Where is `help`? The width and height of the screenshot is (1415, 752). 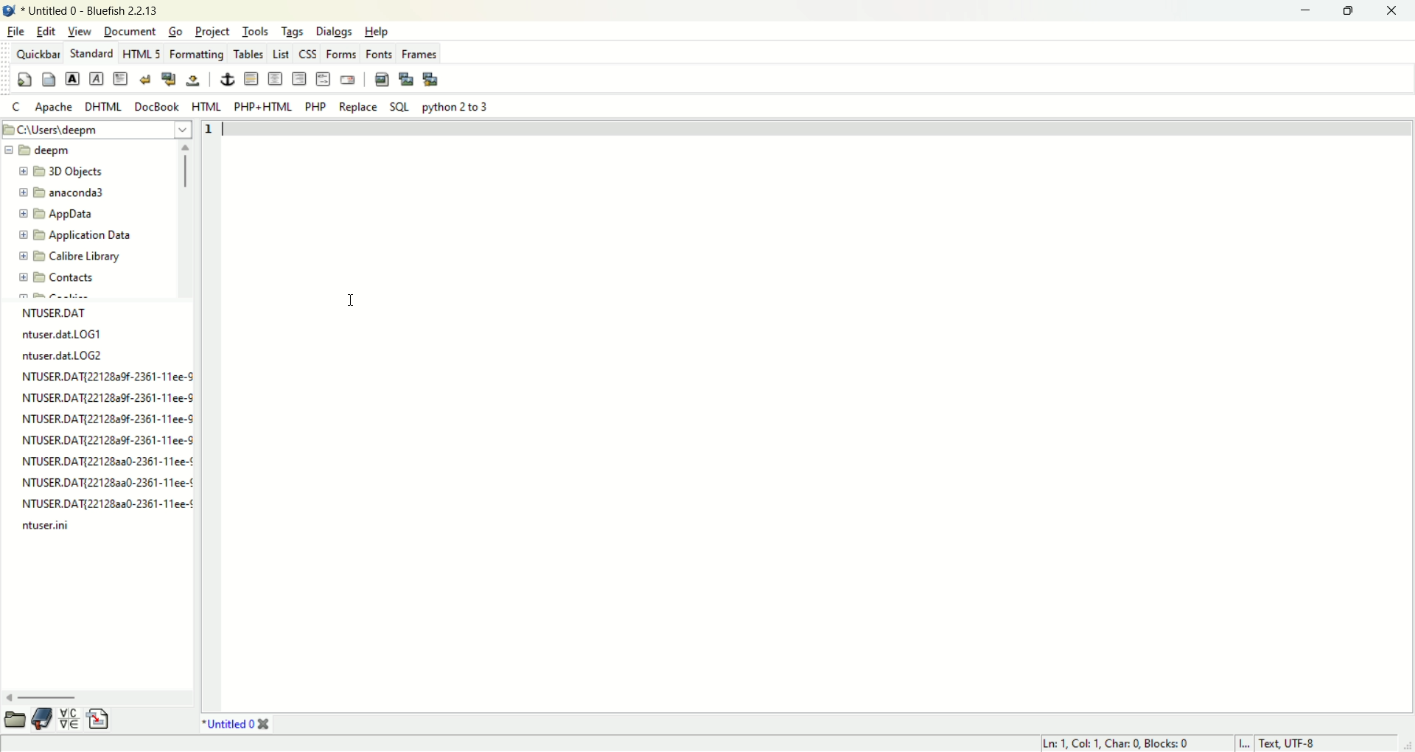
help is located at coordinates (376, 32).